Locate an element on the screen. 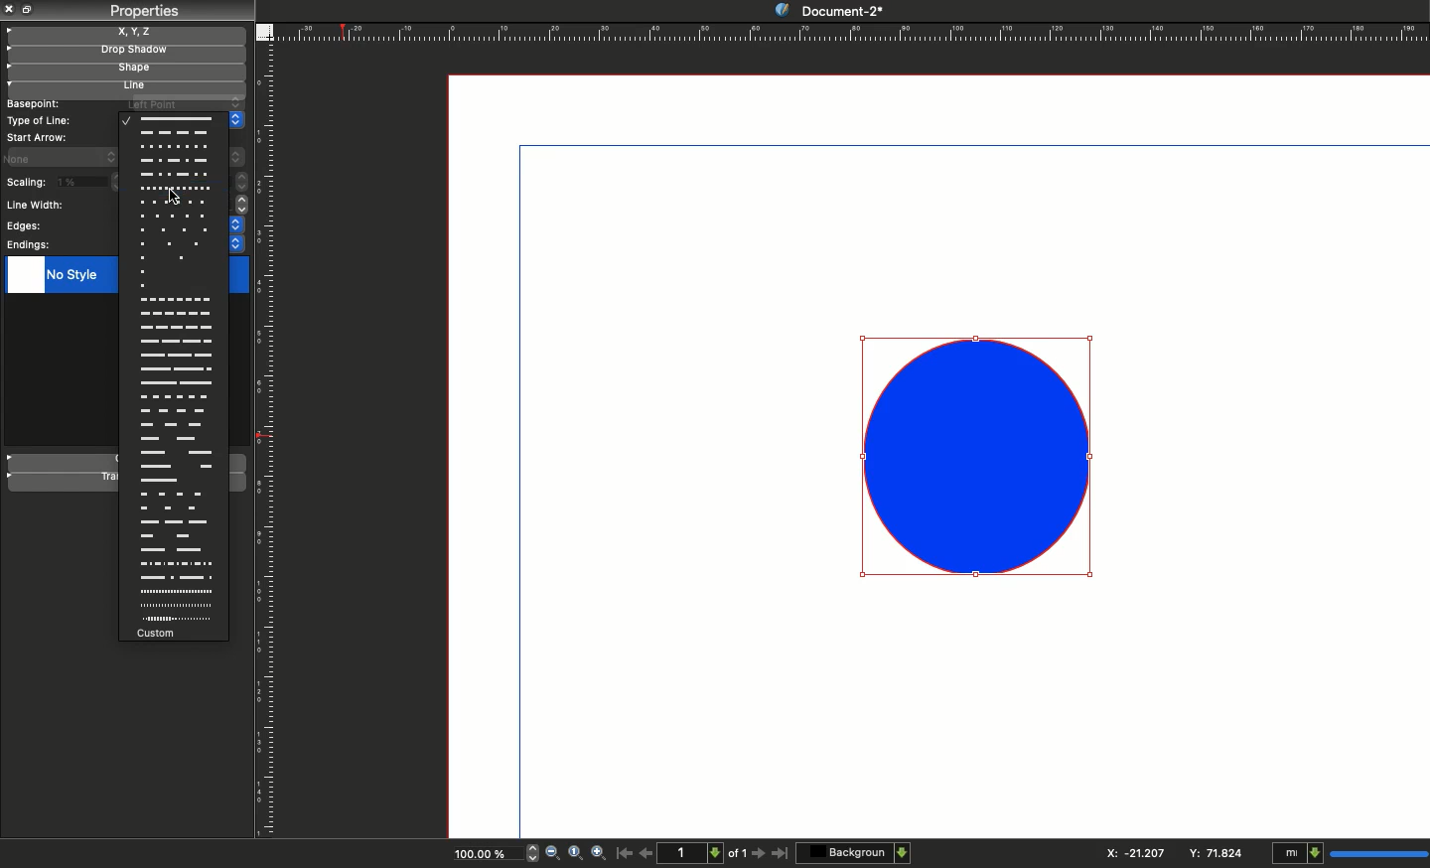 This screenshot has height=868, width=1430. mI is located at coordinates (1347, 854).